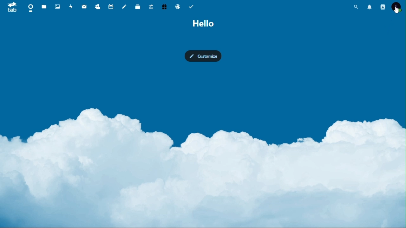 The image size is (406, 228). Describe the element at coordinates (151, 6) in the screenshot. I see `Upgrade` at that location.